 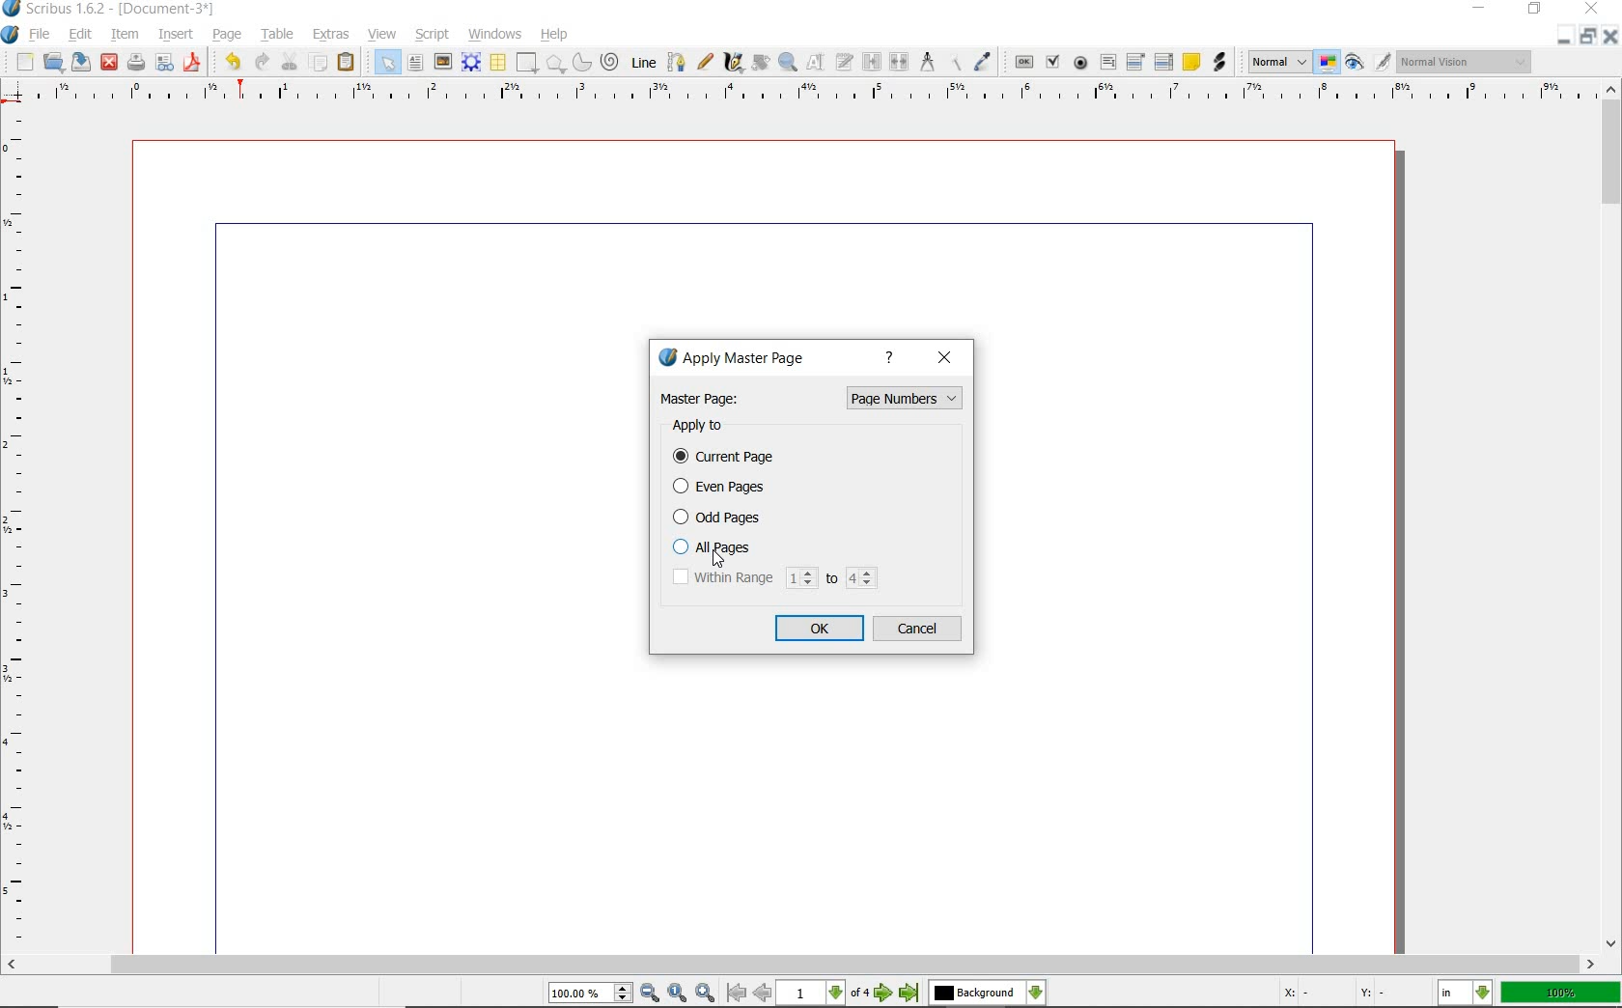 What do you see at coordinates (926, 63) in the screenshot?
I see `measurements` at bounding box center [926, 63].